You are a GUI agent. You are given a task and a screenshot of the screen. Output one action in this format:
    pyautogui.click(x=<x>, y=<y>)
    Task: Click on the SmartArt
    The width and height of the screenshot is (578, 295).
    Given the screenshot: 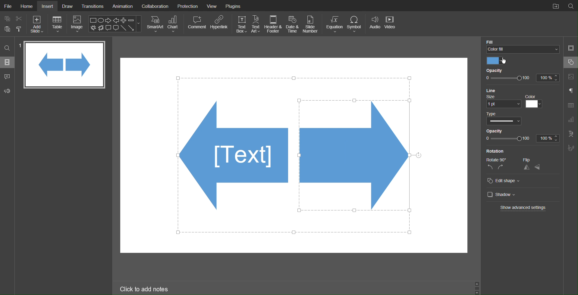 What is the action you would take?
    pyautogui.click(x=155, y=24)
    